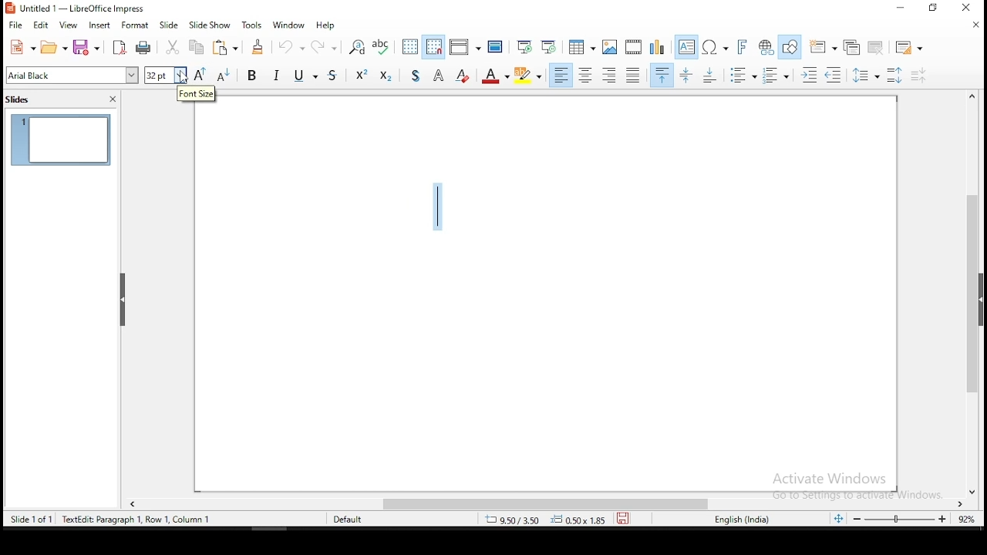 This screenshot has height=555, width=987. Describe the element at coordinates (897, 75) in the screenshot. I see `Increase Line Spacing` at that location.